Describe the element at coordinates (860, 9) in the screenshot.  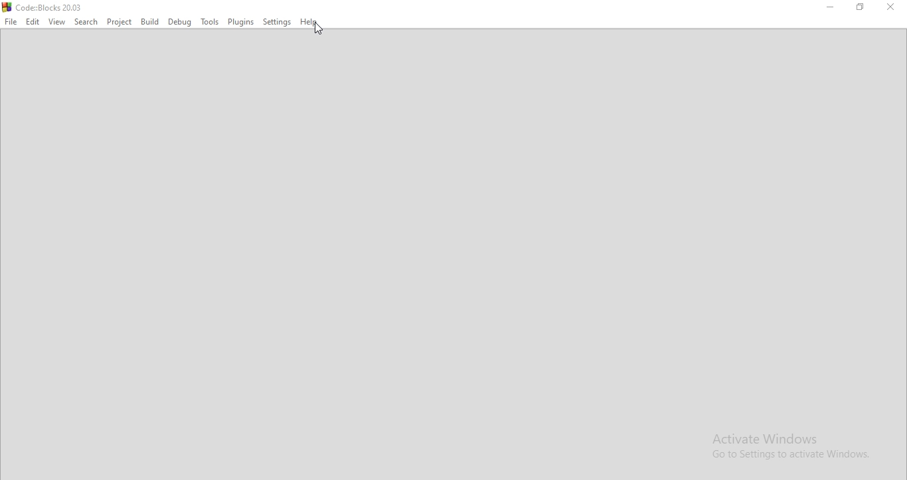
I see `Restore` at that location.